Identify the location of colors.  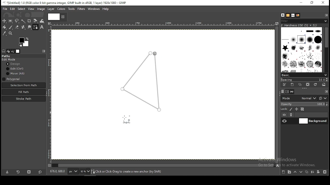
(61, 8).